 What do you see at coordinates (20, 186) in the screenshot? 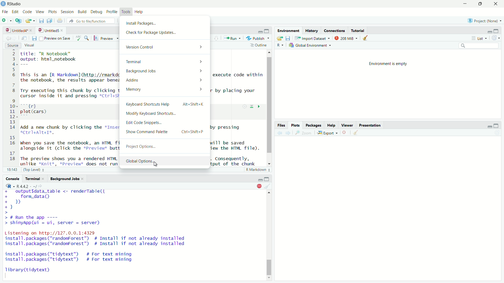
I see `R - R442 ~/` at bounding box center [20, 186].